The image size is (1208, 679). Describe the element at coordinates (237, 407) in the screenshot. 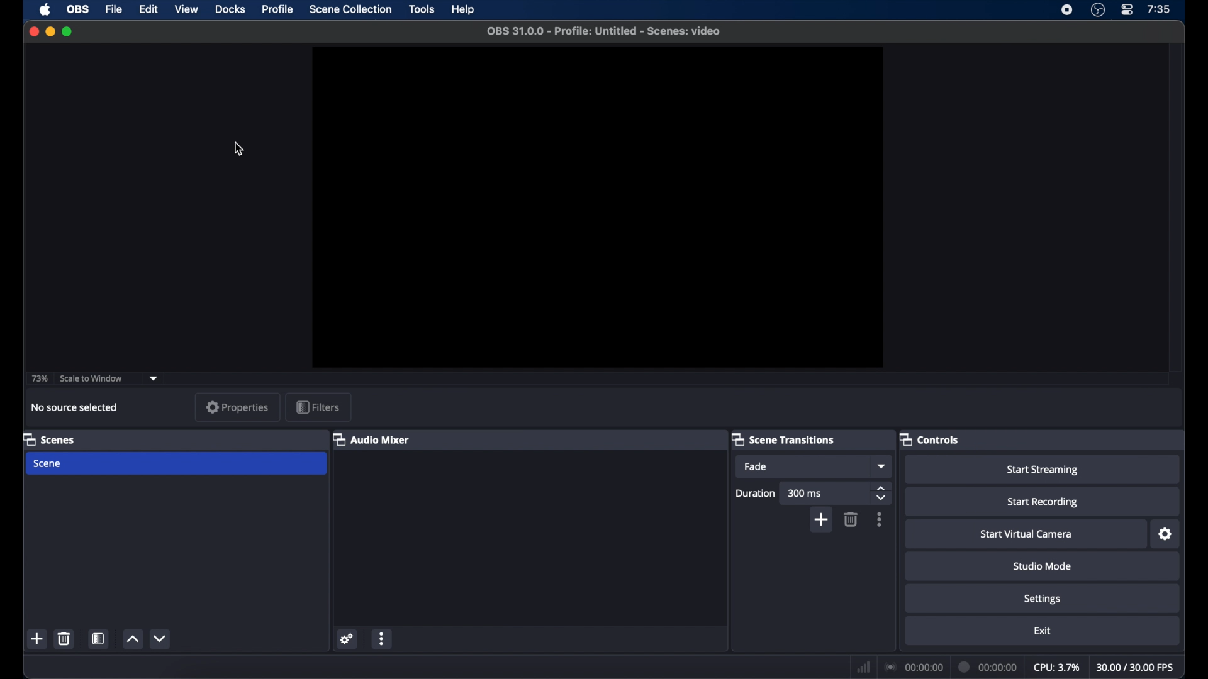

I see `properties` at that location.